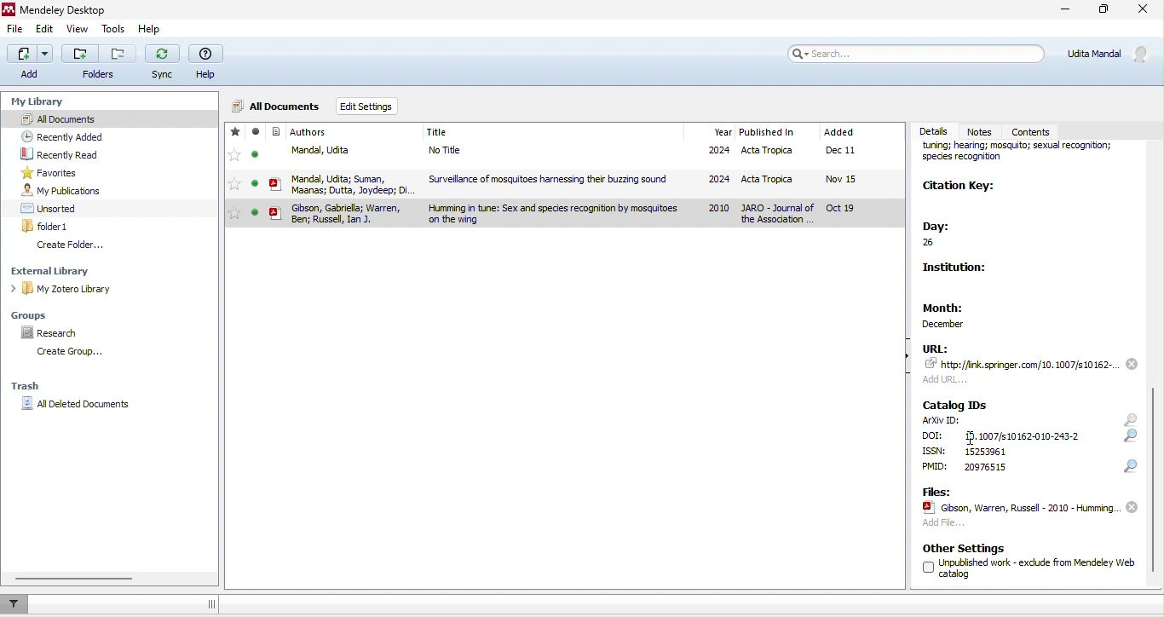 Image resolution: width=1164 pixels, height=617 pixels. What do you see at coordinates (47, 30) in the screenshot?
I see `edit` at bounding box center [47, 30].